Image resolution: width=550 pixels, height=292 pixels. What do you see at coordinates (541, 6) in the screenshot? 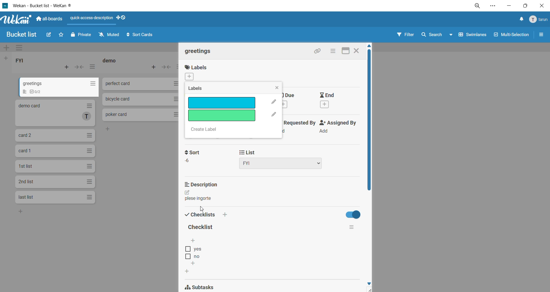
I see `close` at bounding box center [541, 6].